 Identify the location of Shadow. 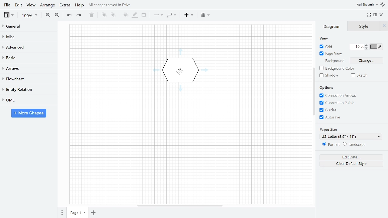
(145, 15).